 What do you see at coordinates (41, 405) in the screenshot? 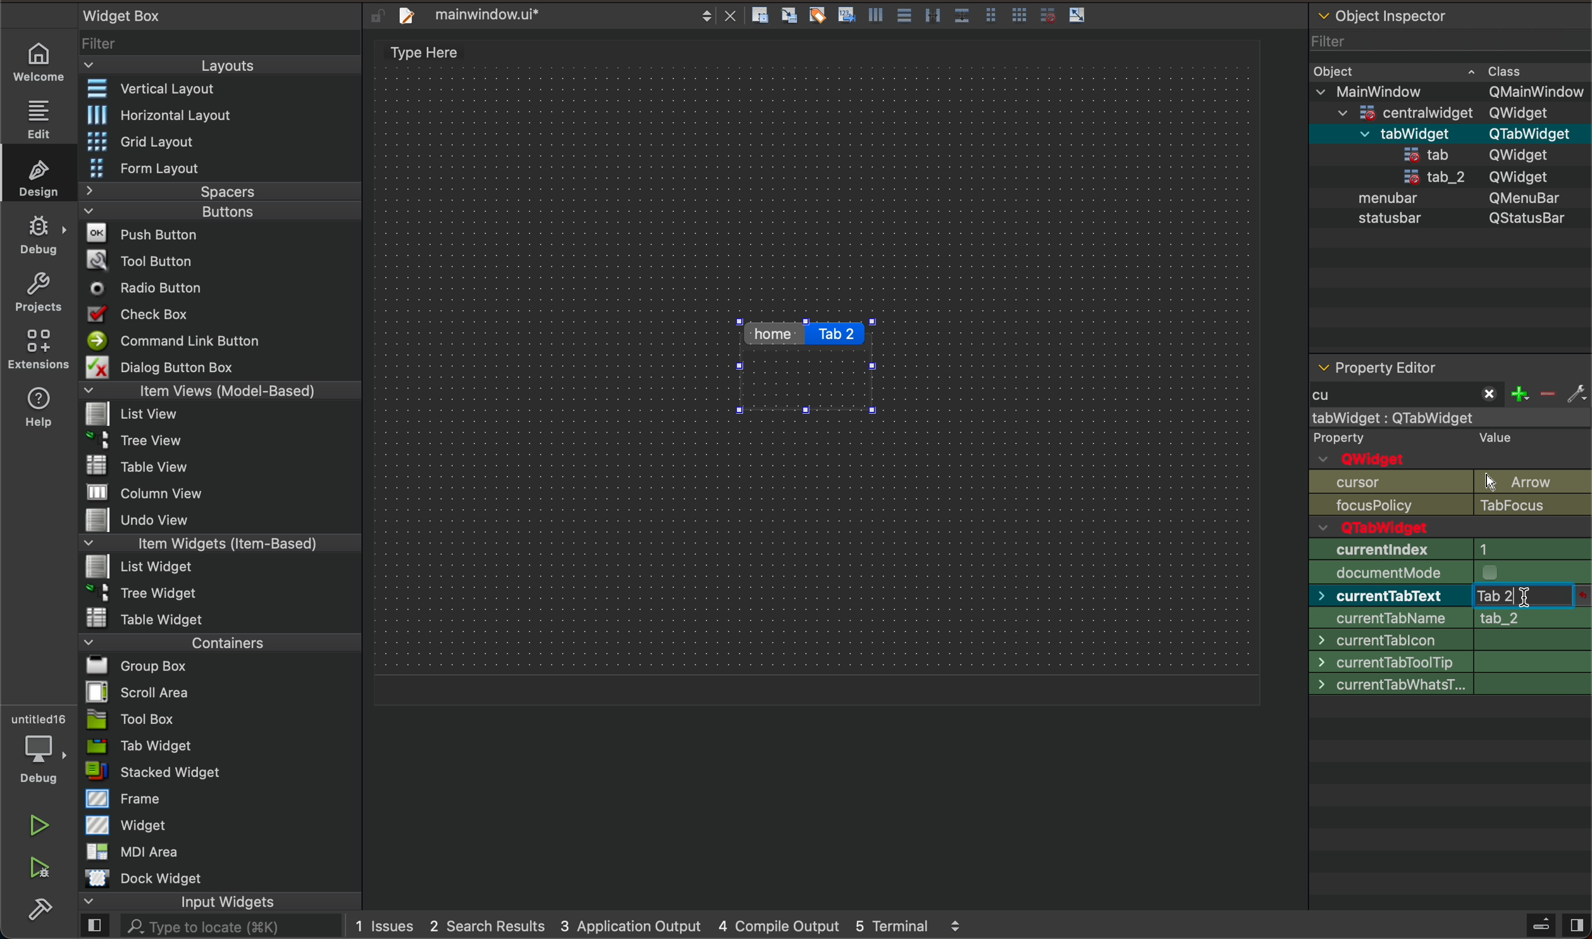
I see `help` at bounding box center [41, 405].